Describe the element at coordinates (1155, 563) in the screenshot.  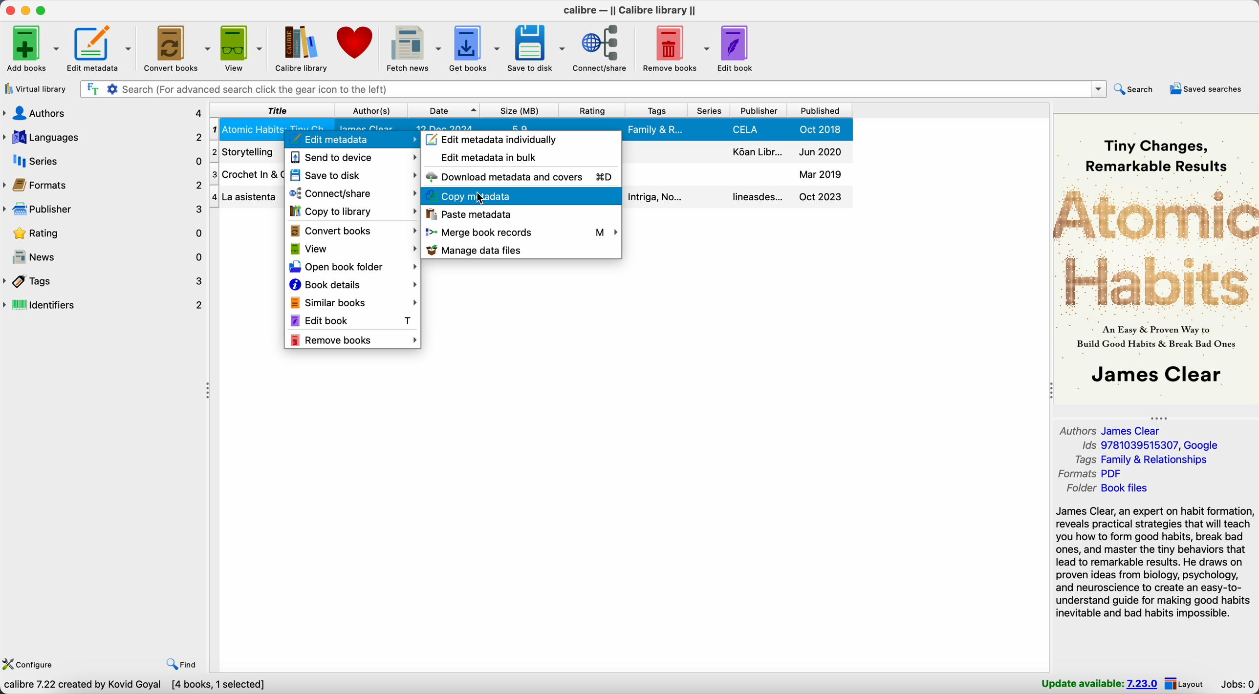
I see `synopsis` at that location.